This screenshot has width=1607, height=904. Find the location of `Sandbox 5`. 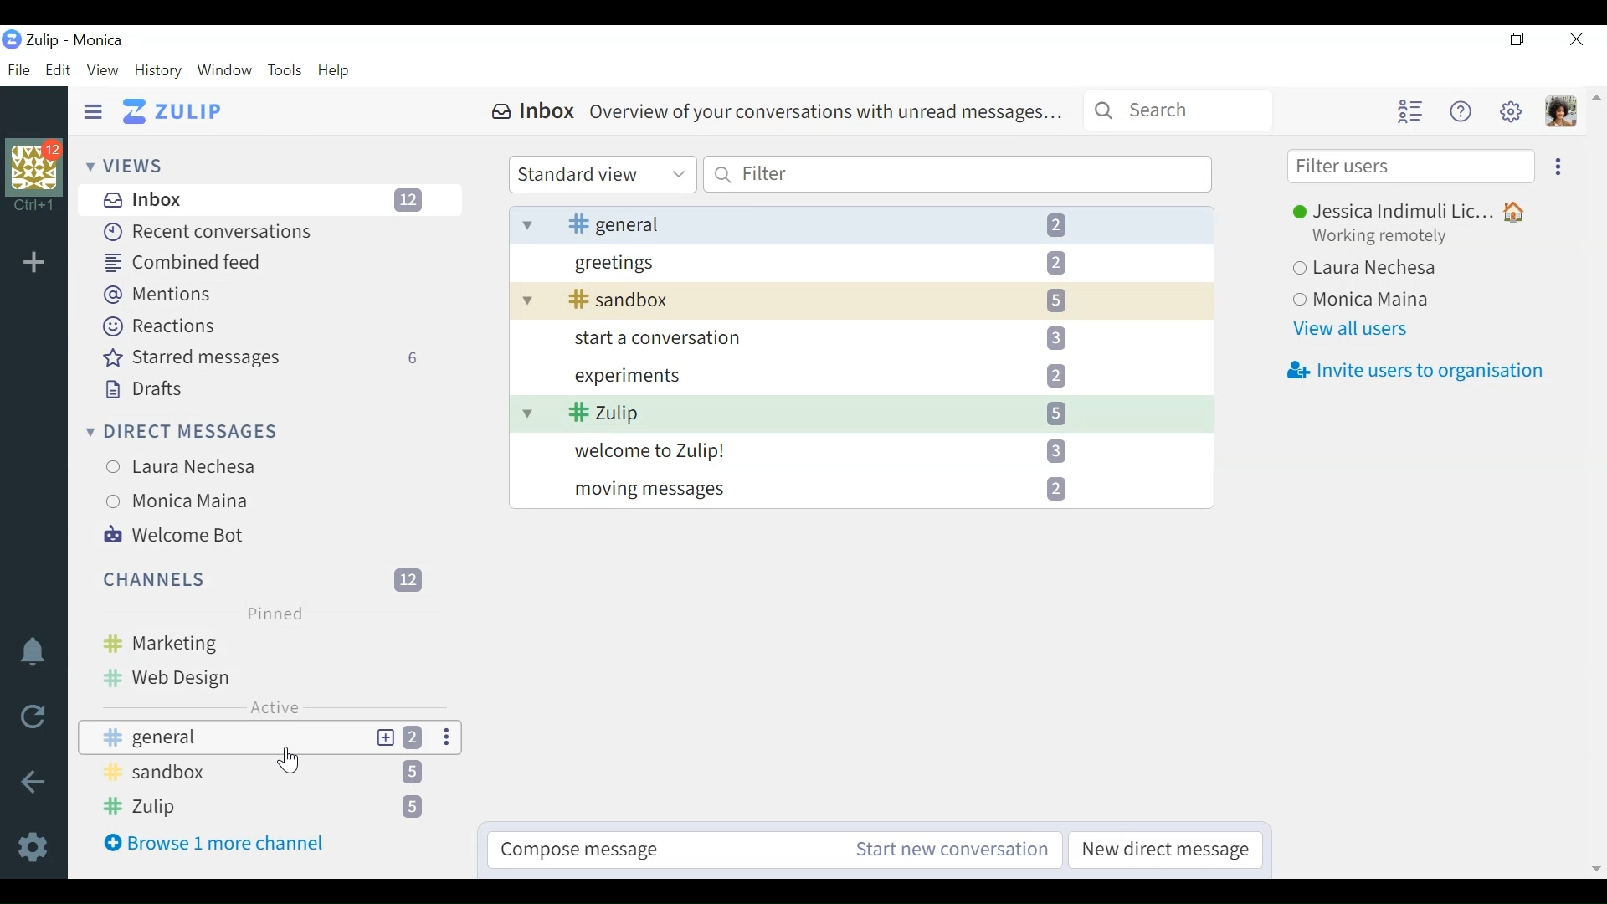

Sandbox 5 is located at coordinates (267, 774).